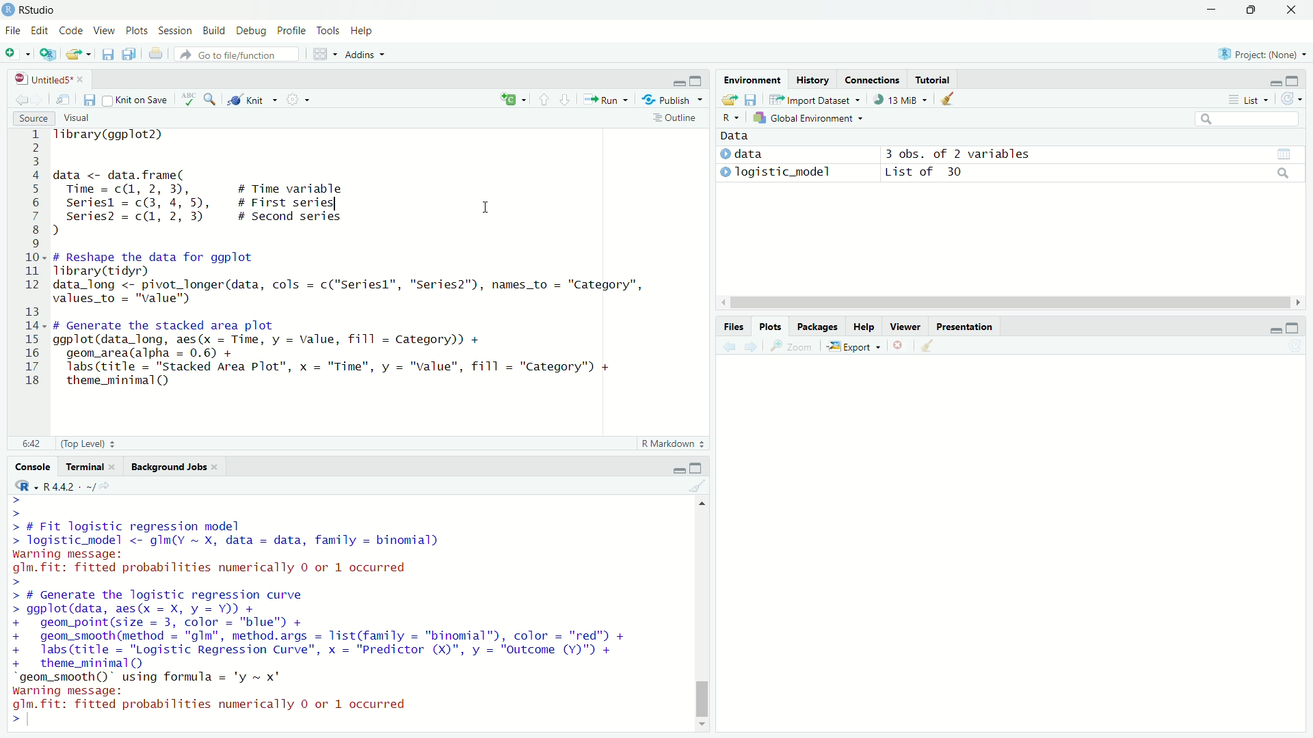  I want to click on «R442 -, so click(64, 484).